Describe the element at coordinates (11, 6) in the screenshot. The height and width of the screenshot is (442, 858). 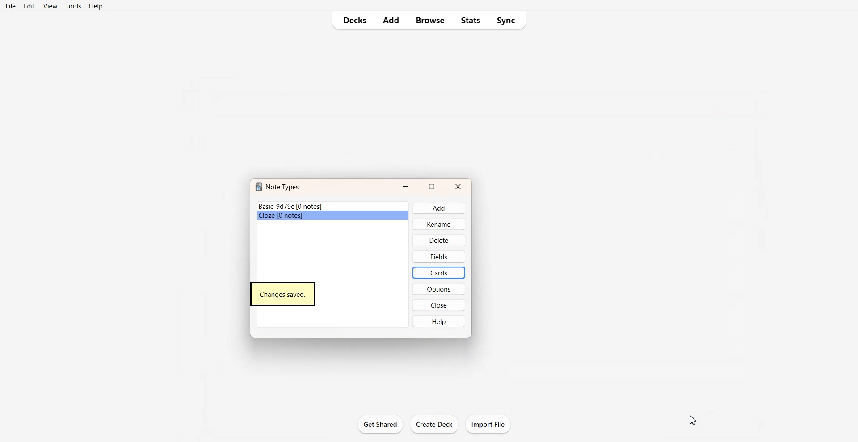
I see `File` at that location.